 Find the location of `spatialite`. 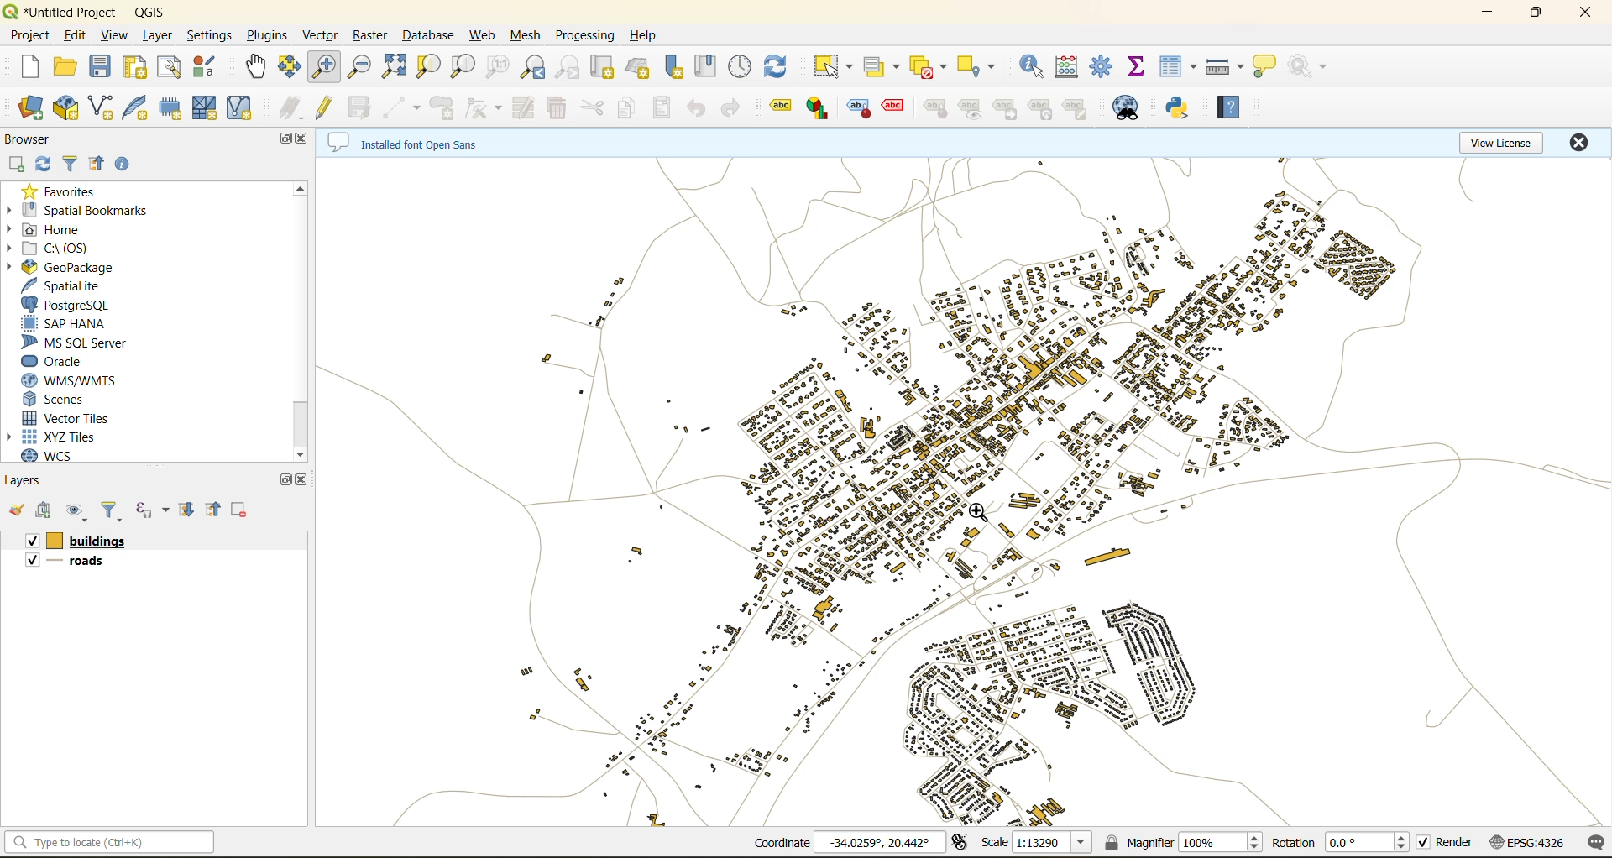

spatialite is located at coordinates (68, 285).